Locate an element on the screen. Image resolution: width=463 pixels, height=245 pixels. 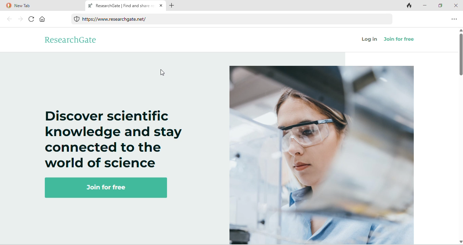
maximize is located at coordinates (441, 5).